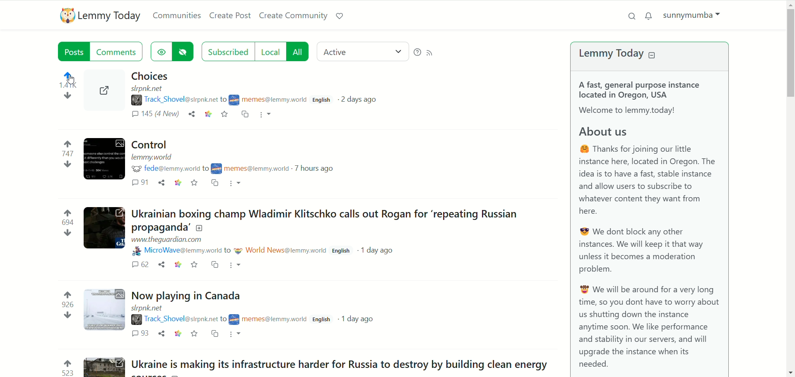 This screenshot has height=377, width=795. Describe the element at coordinates (694, 17) in the screenshot. I see `account name` at that location.